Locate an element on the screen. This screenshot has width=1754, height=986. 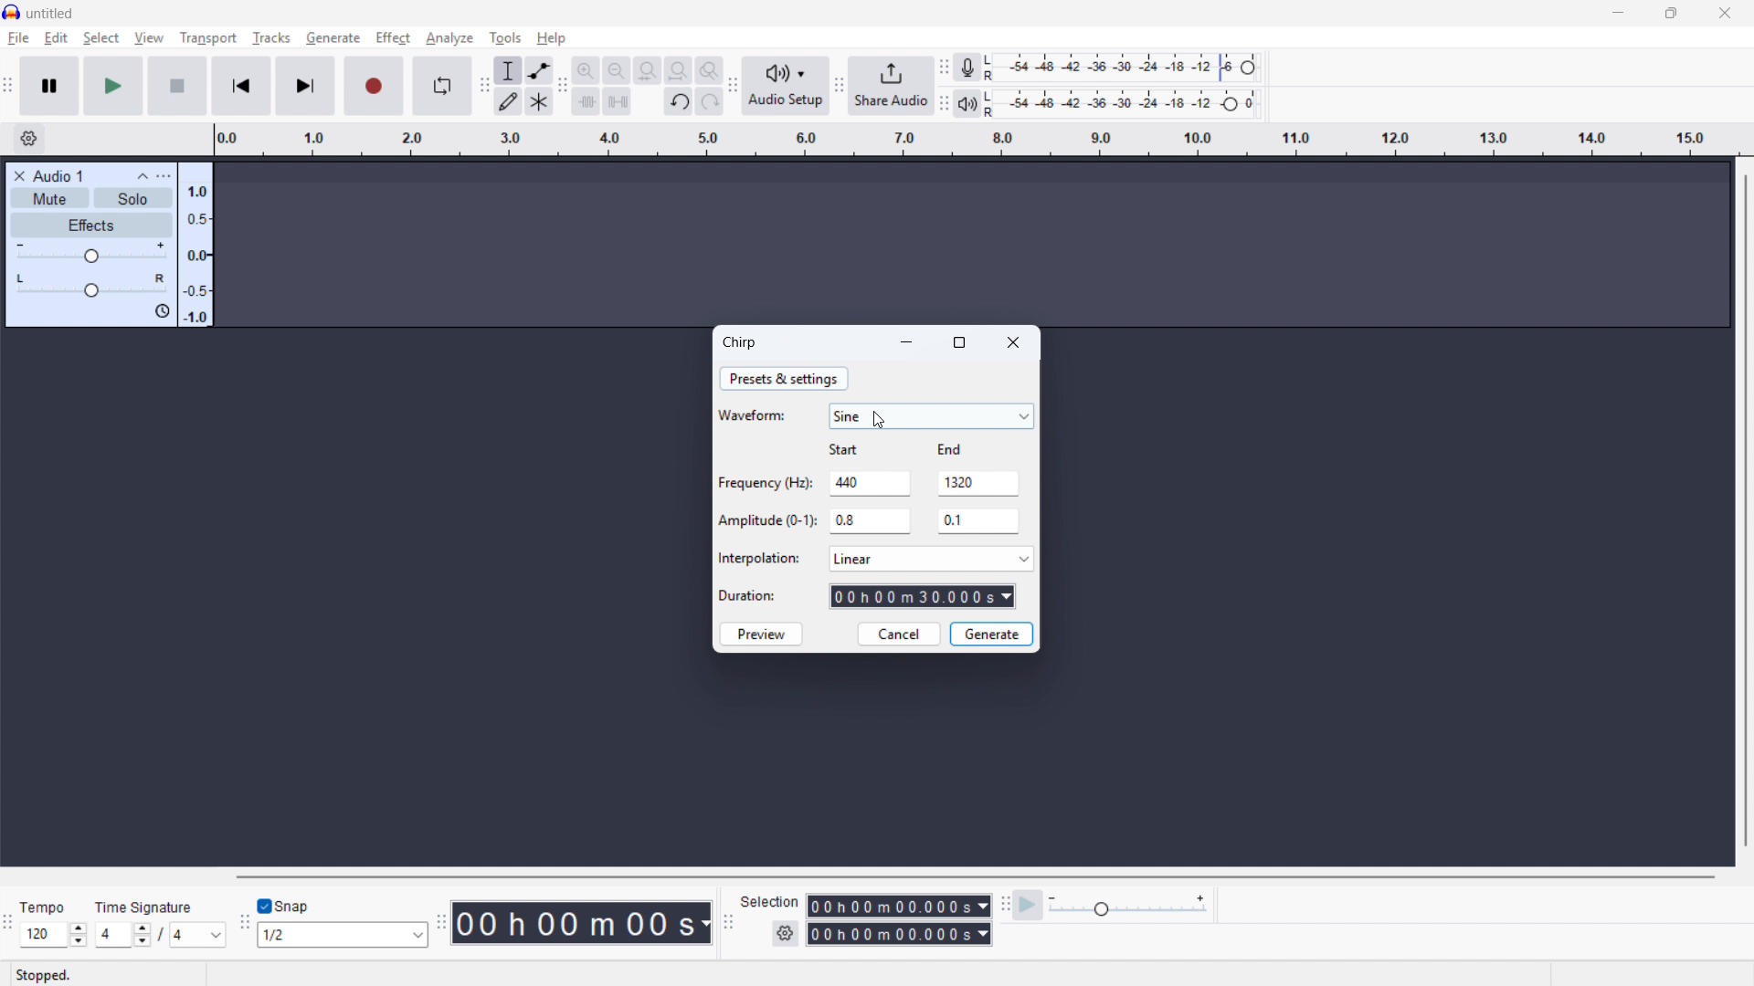
Selection toolbar  is located at coordinates (727, 920).